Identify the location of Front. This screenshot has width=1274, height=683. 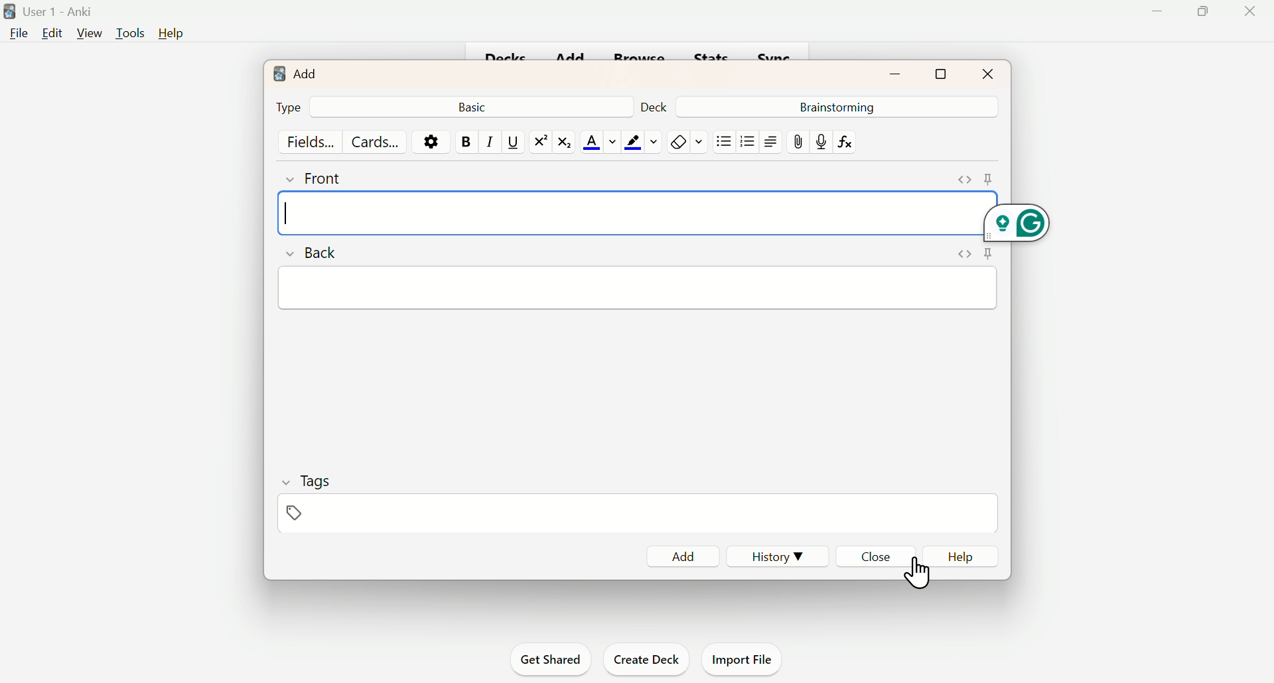
(327, 176).